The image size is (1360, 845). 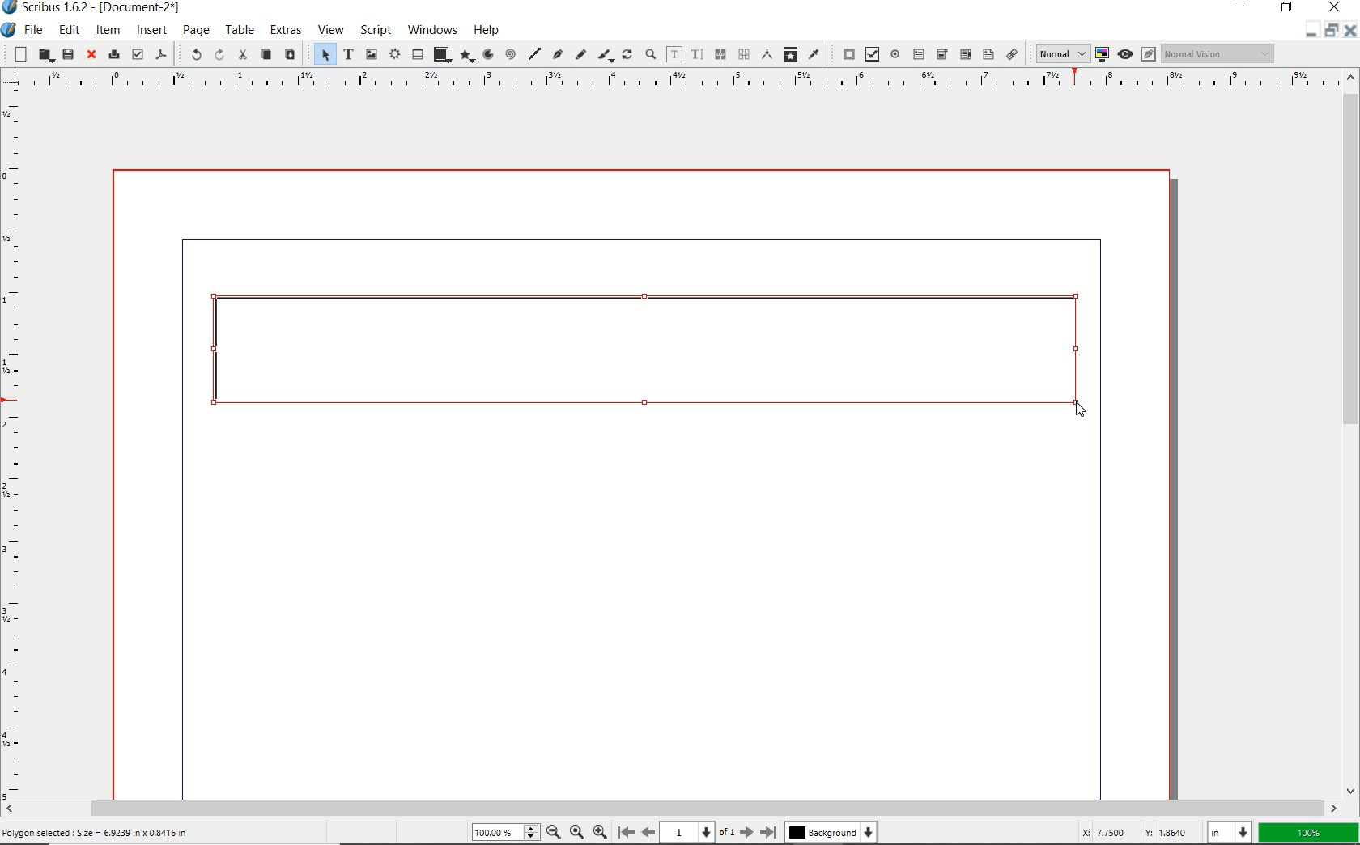 I want to click on rotate item, so click(x=627, y=53).